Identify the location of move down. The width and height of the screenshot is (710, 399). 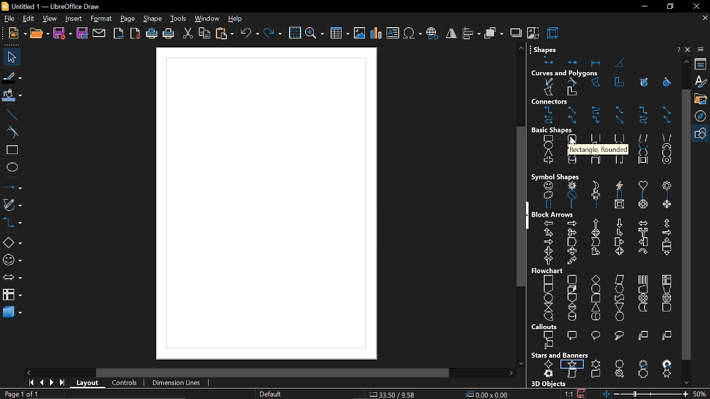
(688, 382).